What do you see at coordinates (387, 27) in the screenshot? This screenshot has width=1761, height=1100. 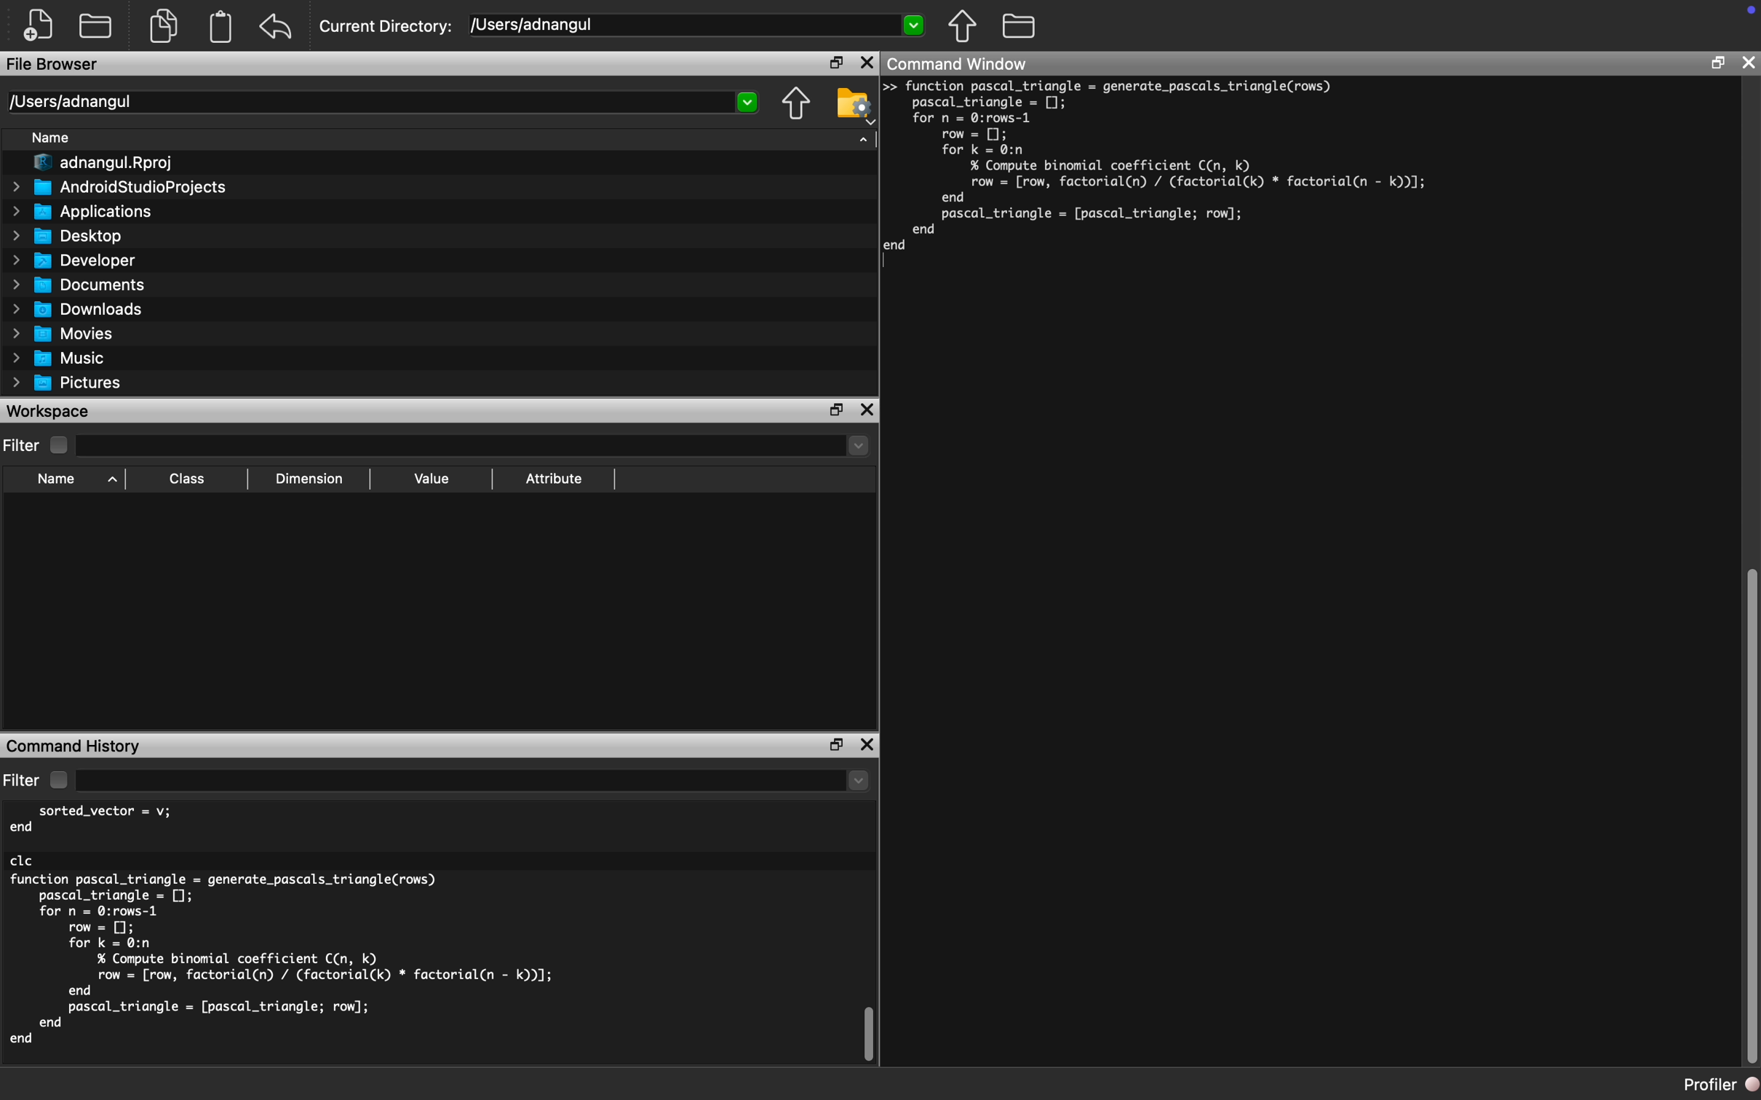 I see `Current Directory:` at bounding box center [387, 27].